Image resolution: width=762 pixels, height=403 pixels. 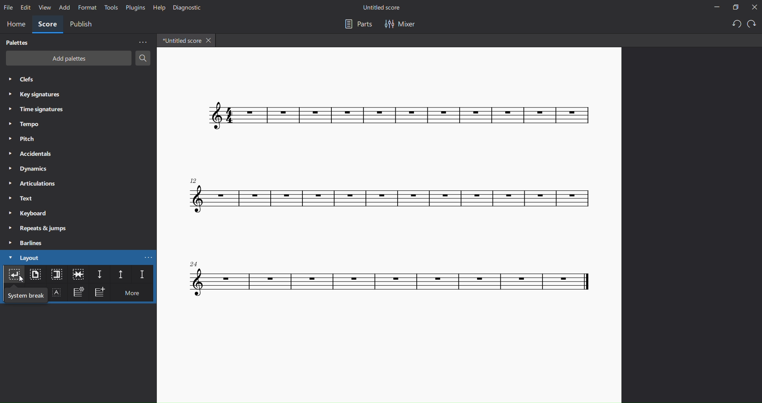 What do you see at coordinates (44, 9) in the screenshot?
I see `view` at bounding box center [44, 9].